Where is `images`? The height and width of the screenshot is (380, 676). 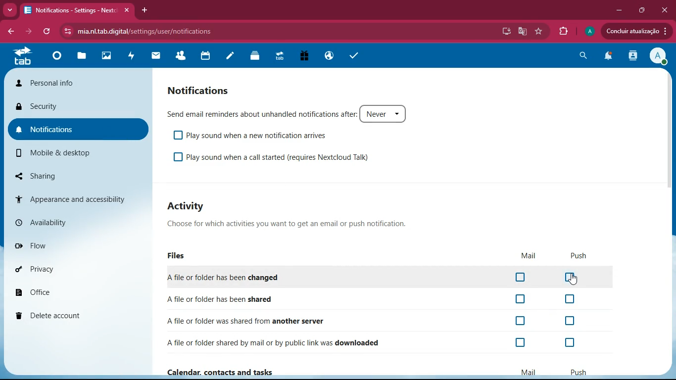 images is located at coordinates (107, 55).